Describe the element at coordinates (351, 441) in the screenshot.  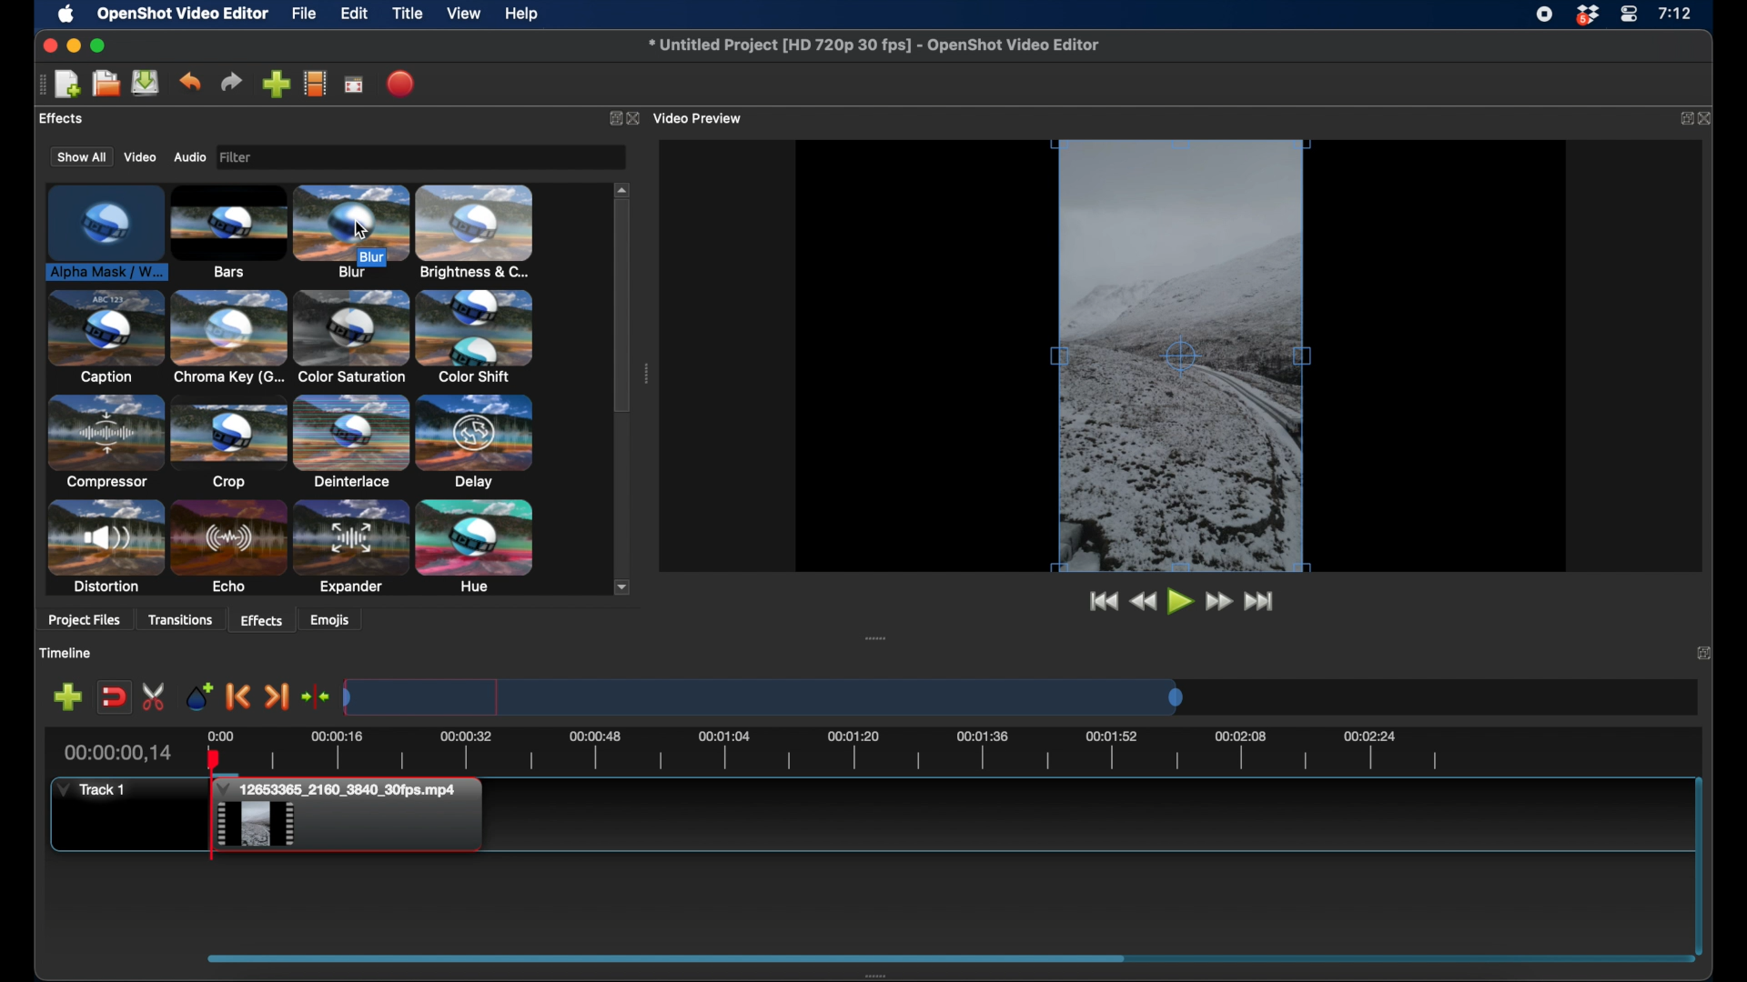
I see `deinterlace` at that location.